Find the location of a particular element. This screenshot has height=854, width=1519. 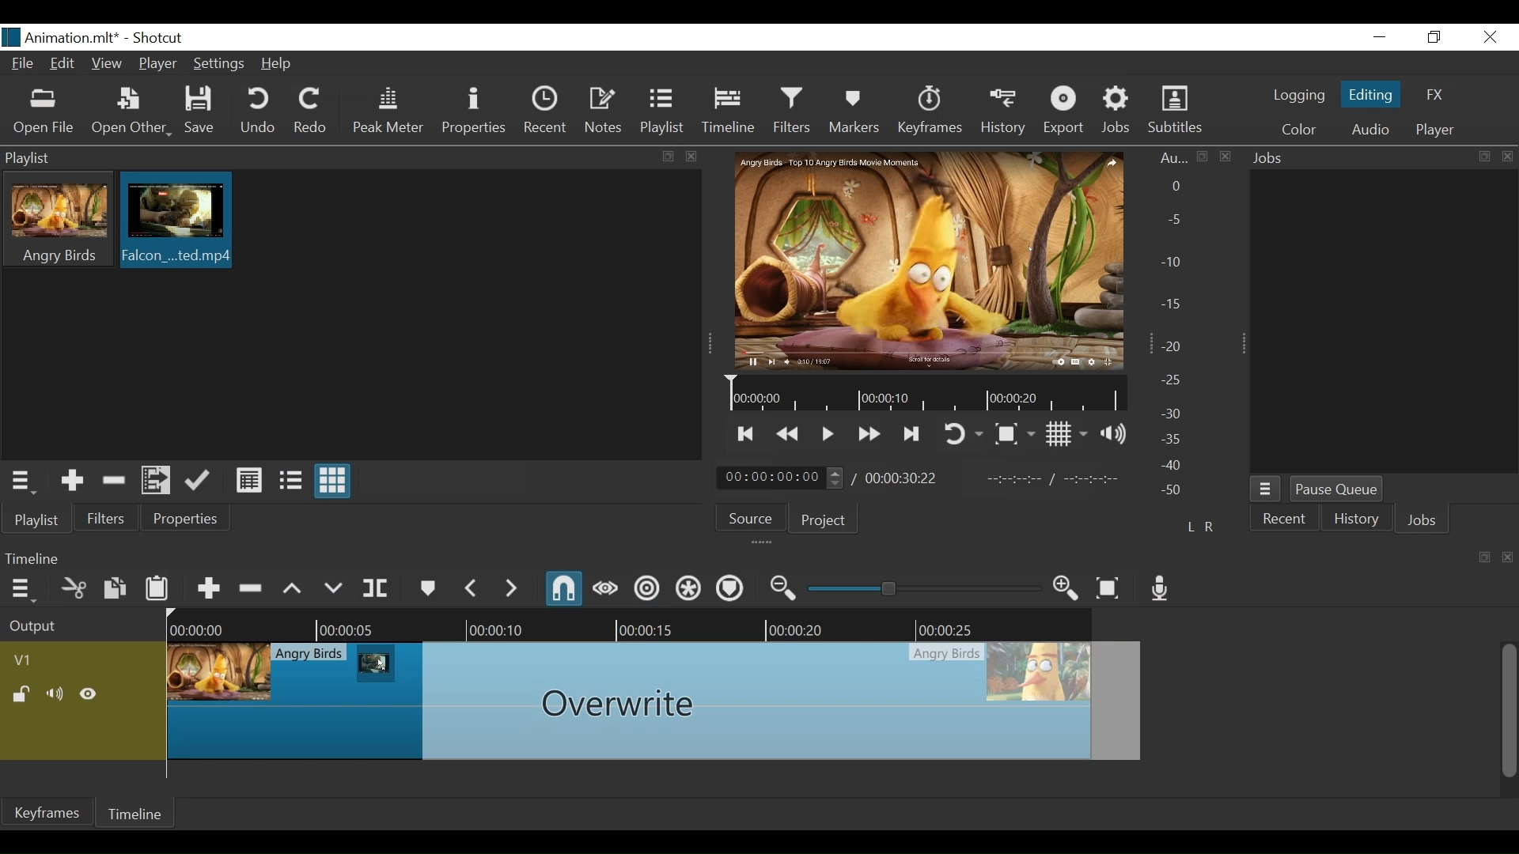

Zoom timeline to fit is located at coordinates (1110, 588).